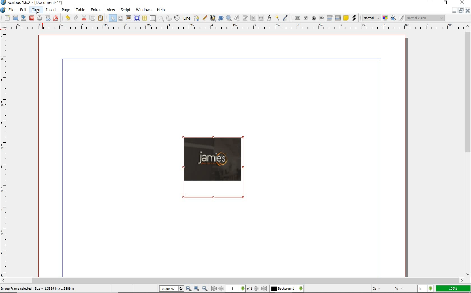 The height and width of the screenshot is (293, 471). What do you see at coordinates (38, 288) in the screenshot?
I see `Image Frame selected: Size = 1.3889 in x 1.3889 in` at bounding box center [38, 288].